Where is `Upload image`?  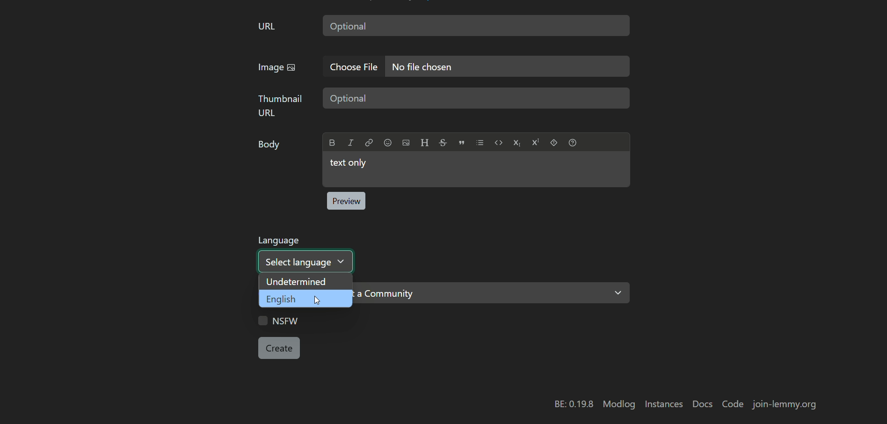 Upload image is located at coordinates (406, 143).